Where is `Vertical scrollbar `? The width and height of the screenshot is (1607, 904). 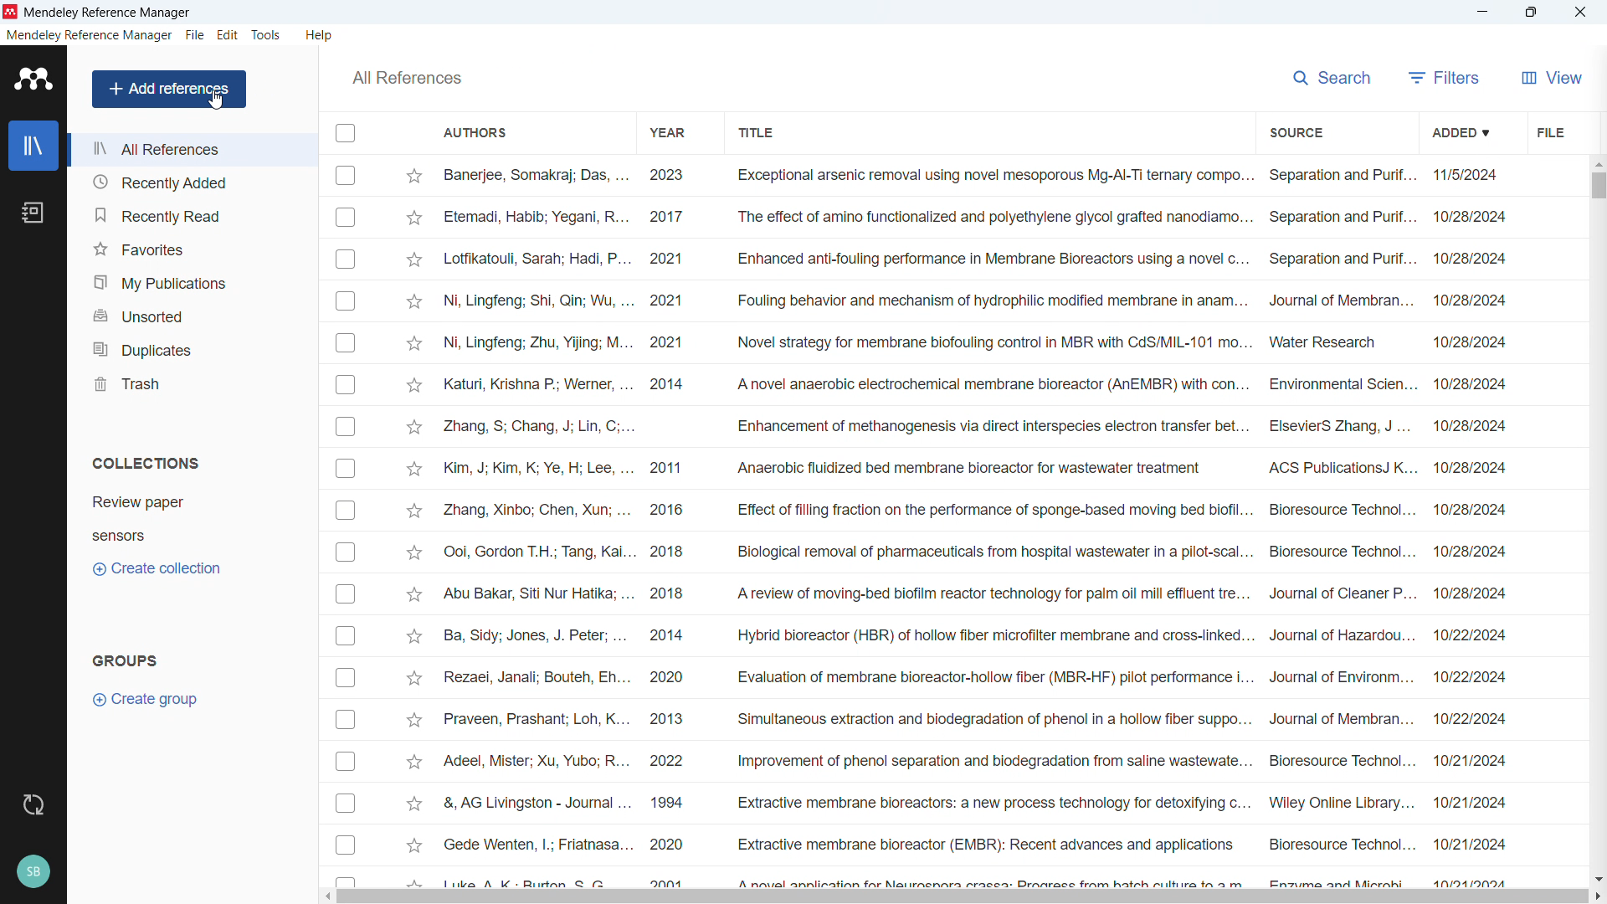 Vertical scrollbar  is located at coordinates (1599, 186).